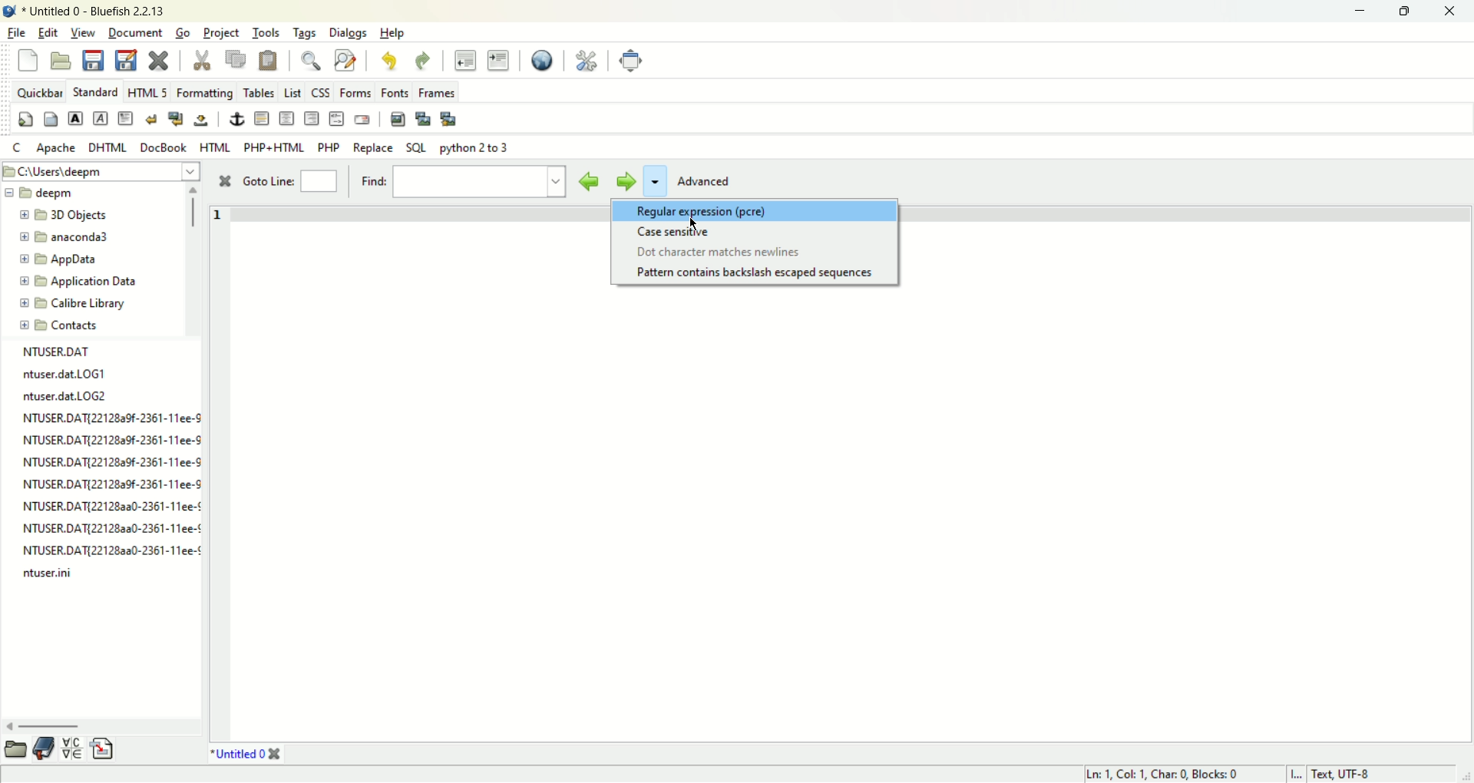  I want to click on dialogs, so click(353, 35).